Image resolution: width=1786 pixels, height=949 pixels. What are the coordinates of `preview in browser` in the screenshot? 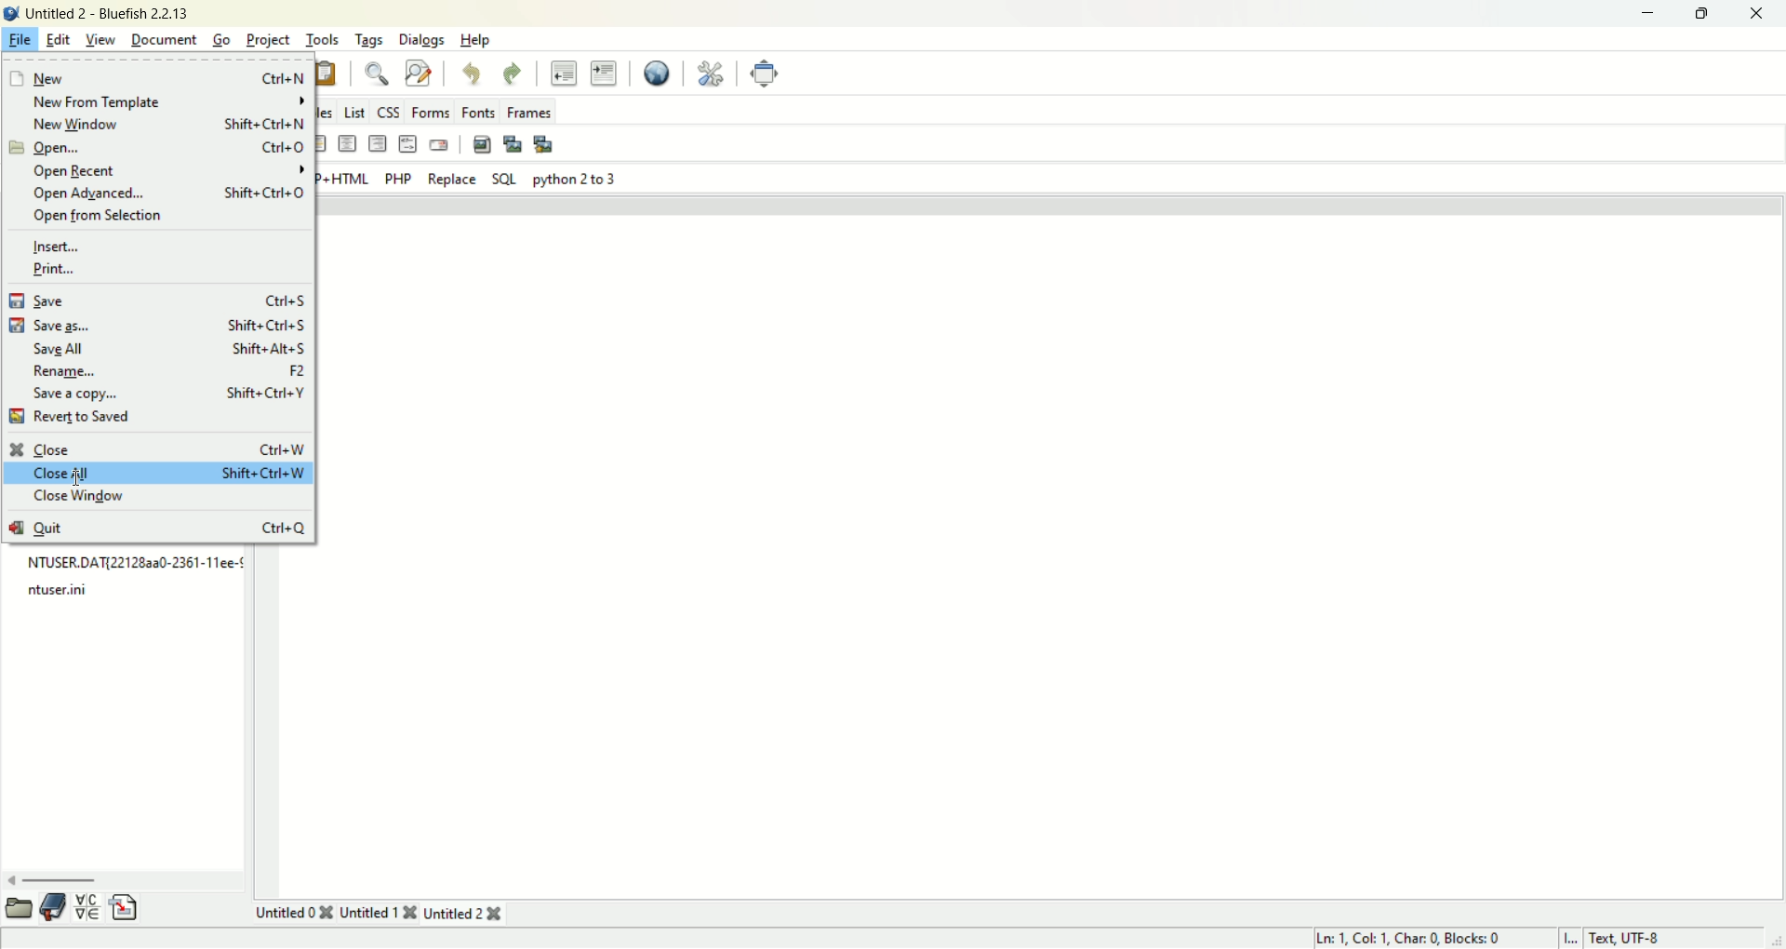 It's located at (659, 71).